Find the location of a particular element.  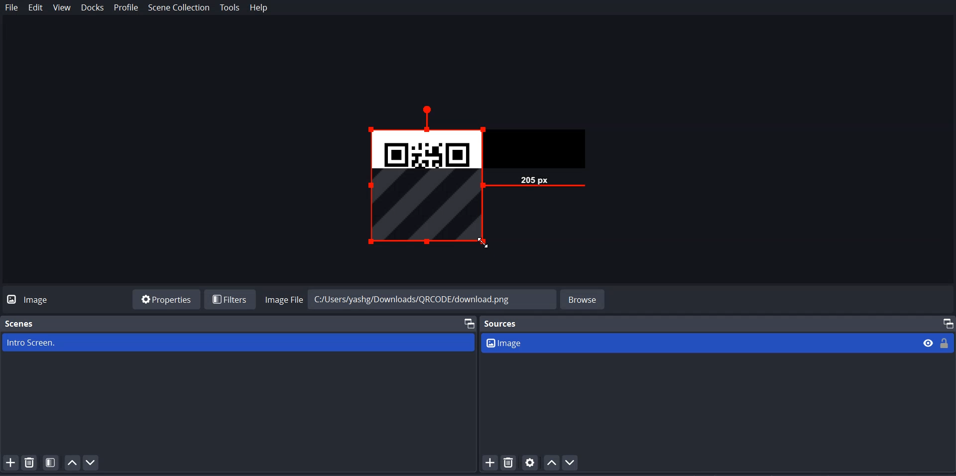

Image is located at coordinates (699, 343).